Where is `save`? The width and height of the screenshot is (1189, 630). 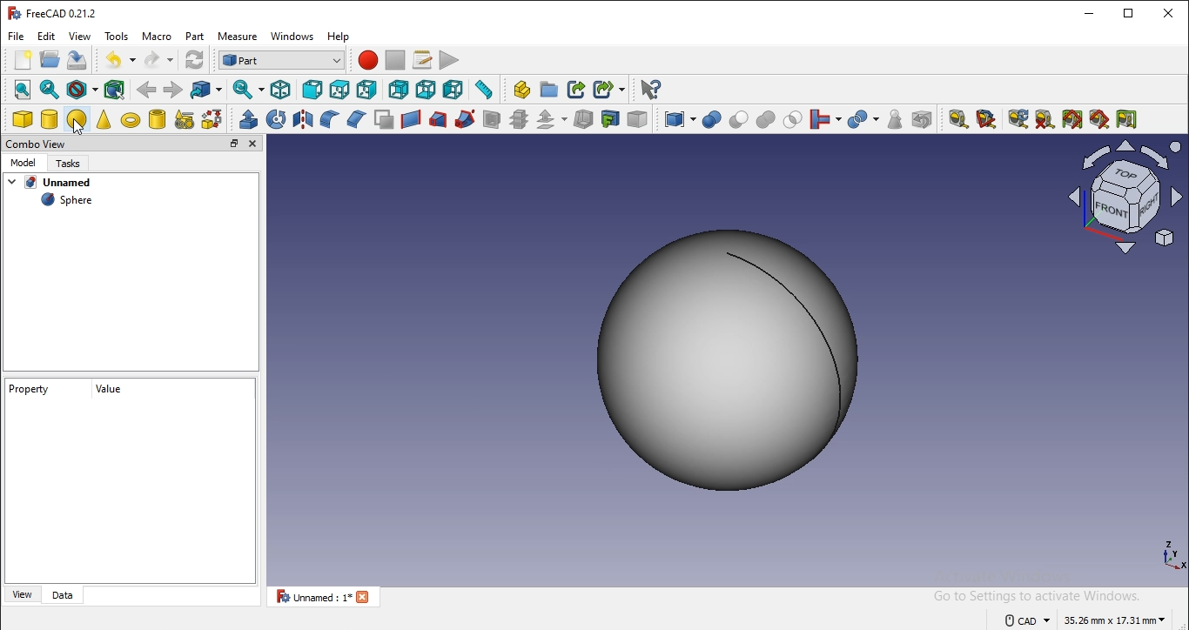
save is located at coordinates (50, 58).